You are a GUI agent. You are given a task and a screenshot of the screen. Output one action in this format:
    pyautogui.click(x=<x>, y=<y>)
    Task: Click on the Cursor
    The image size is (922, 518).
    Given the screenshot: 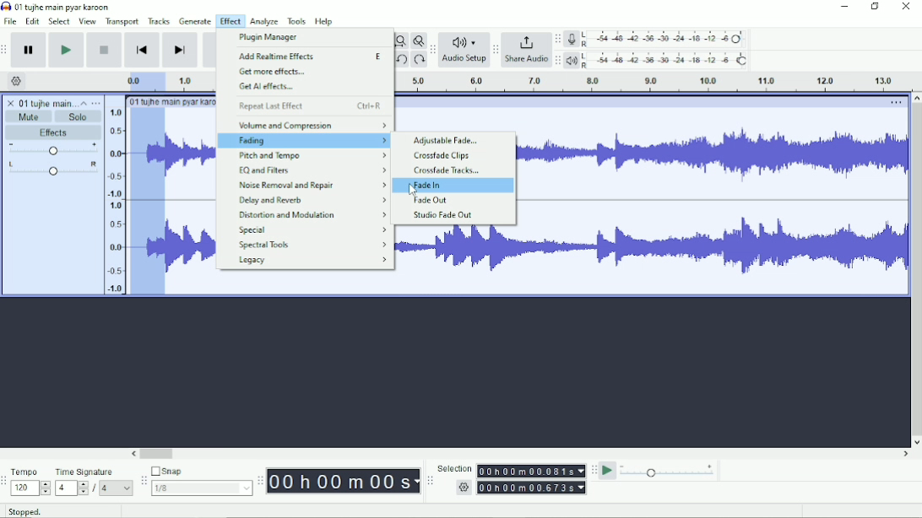 What is the action you would take?
    pyautogui.click(x=413, y=191)
    